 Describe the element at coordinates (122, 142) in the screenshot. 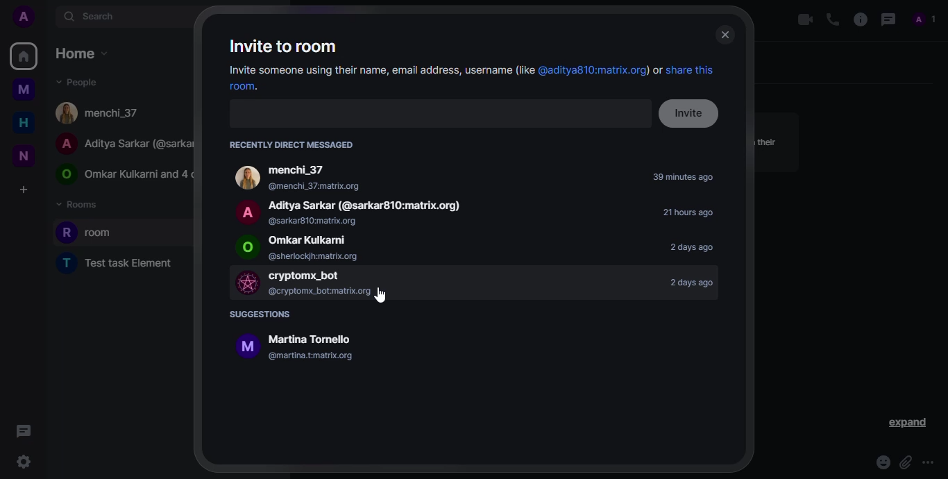

I see `people` at that location.